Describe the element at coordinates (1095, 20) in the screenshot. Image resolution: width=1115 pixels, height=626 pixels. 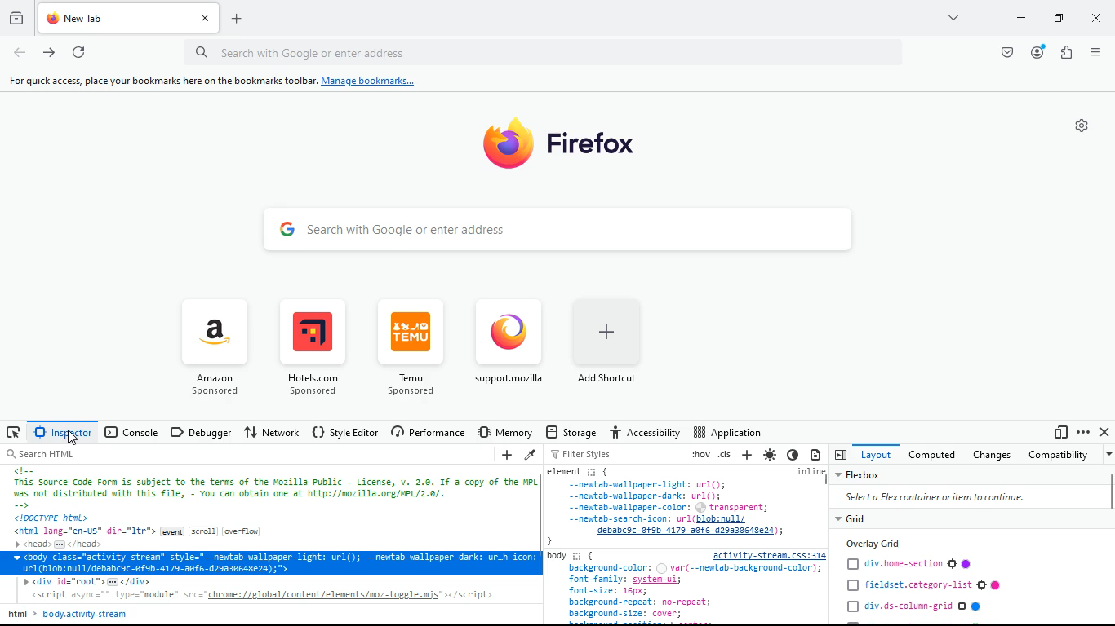
I see `close` at that location.